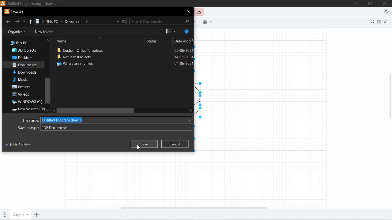 The width and height of the screenshot is (392, 220). I want to click on Current page, so click(20, 215).